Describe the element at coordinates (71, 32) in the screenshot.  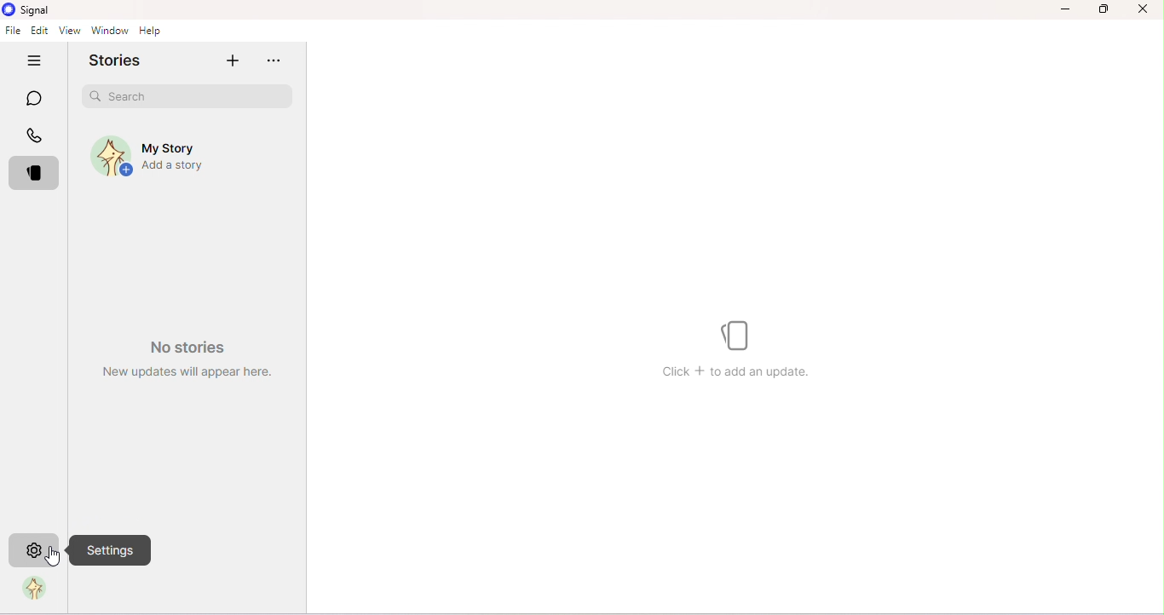
I see `View` at that location.